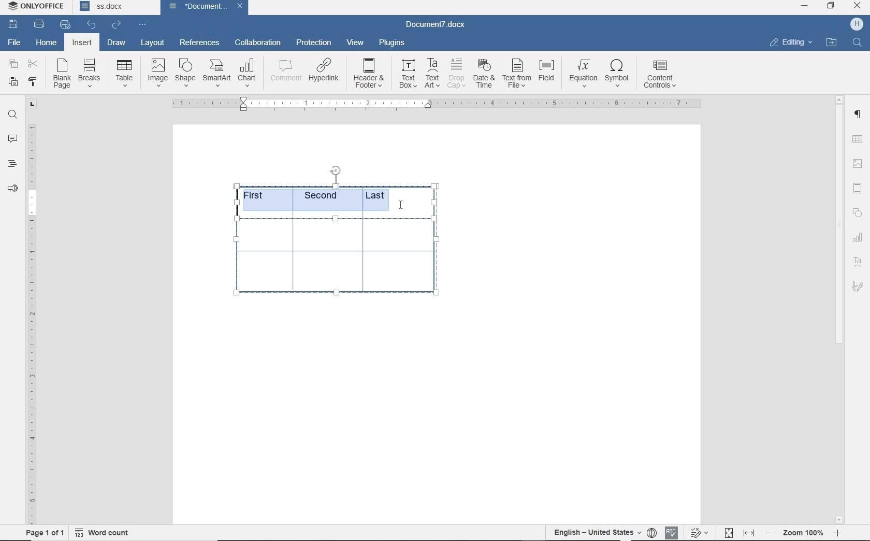  Describe the element at coordinates (33, 65) in the screenshot. I see `cut` at that location.